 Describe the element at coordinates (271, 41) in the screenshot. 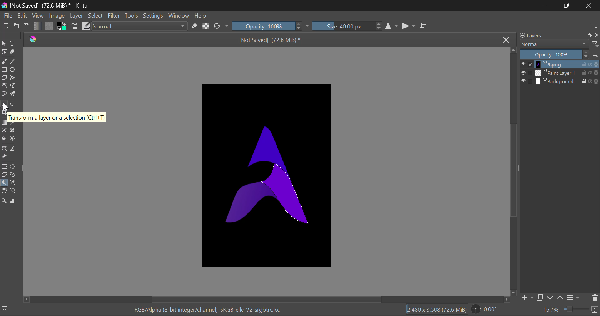

I see `[Not Saved] (71.4 MiB) *` at that location.